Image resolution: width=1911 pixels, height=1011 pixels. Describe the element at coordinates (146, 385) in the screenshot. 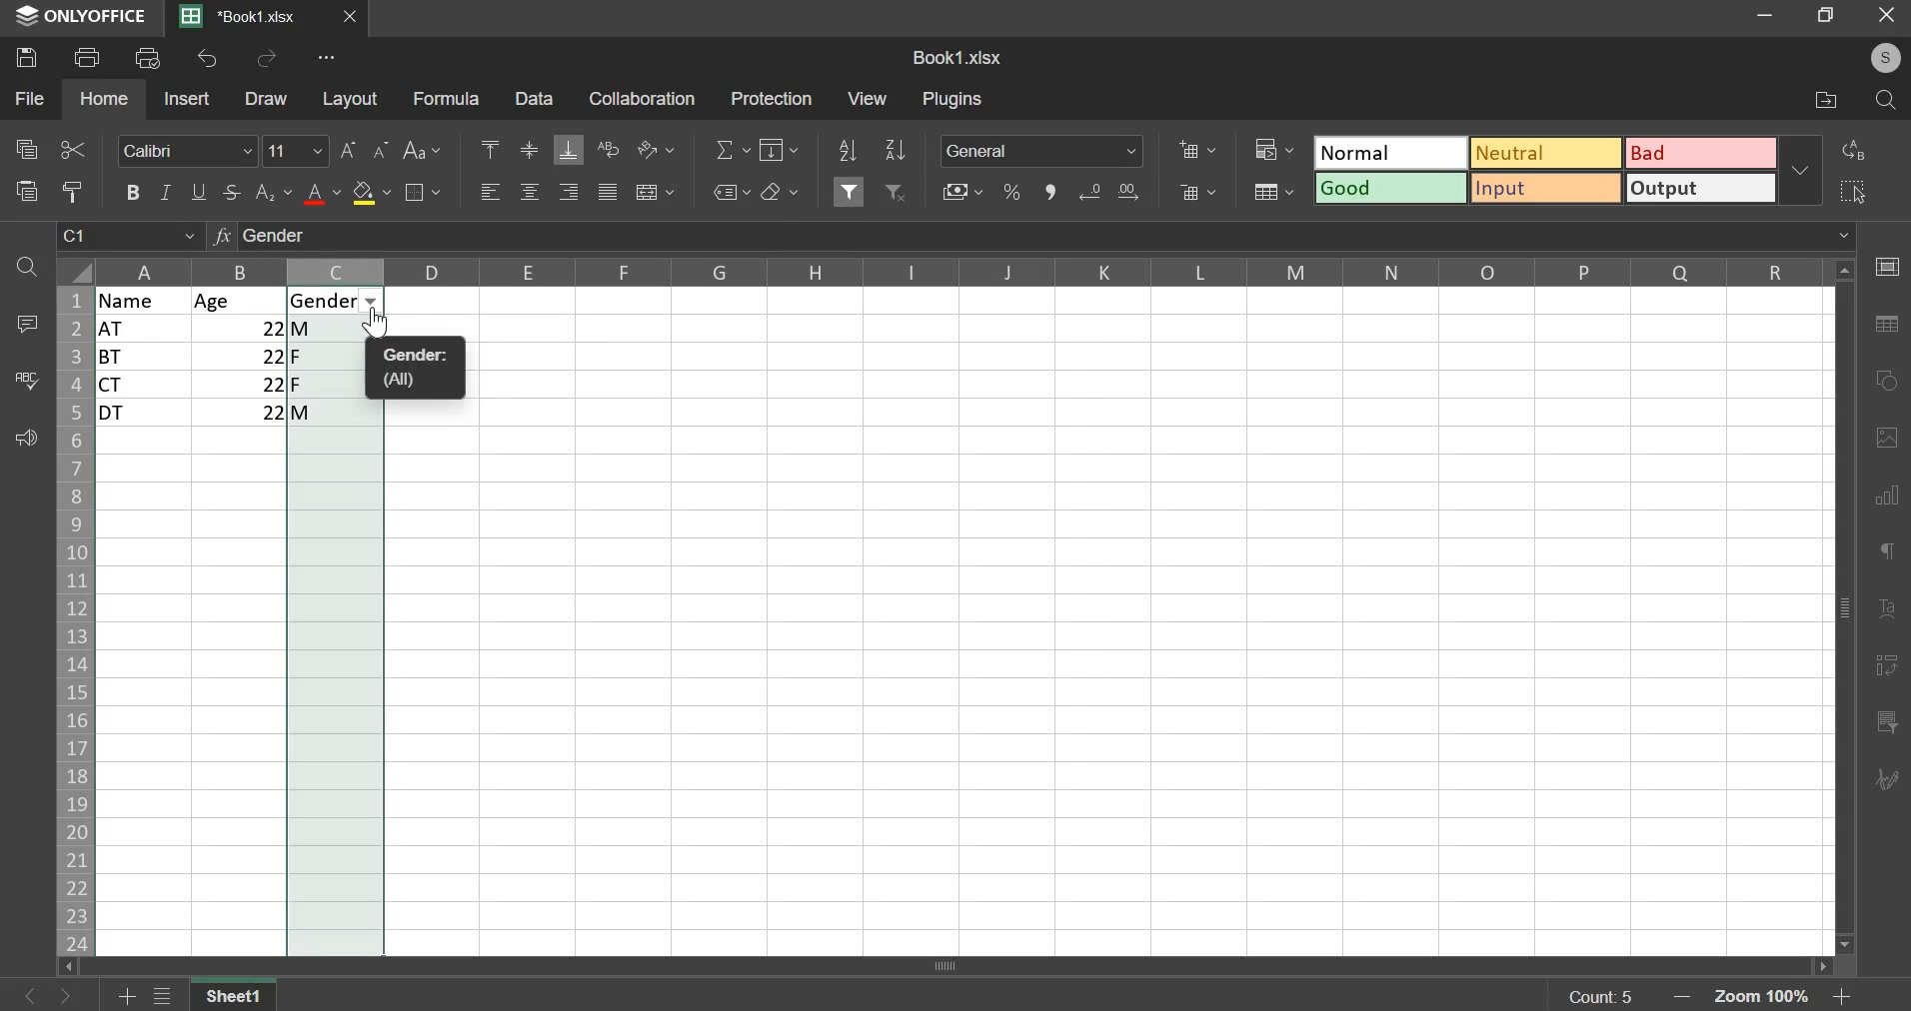

I see `ct` at that location.